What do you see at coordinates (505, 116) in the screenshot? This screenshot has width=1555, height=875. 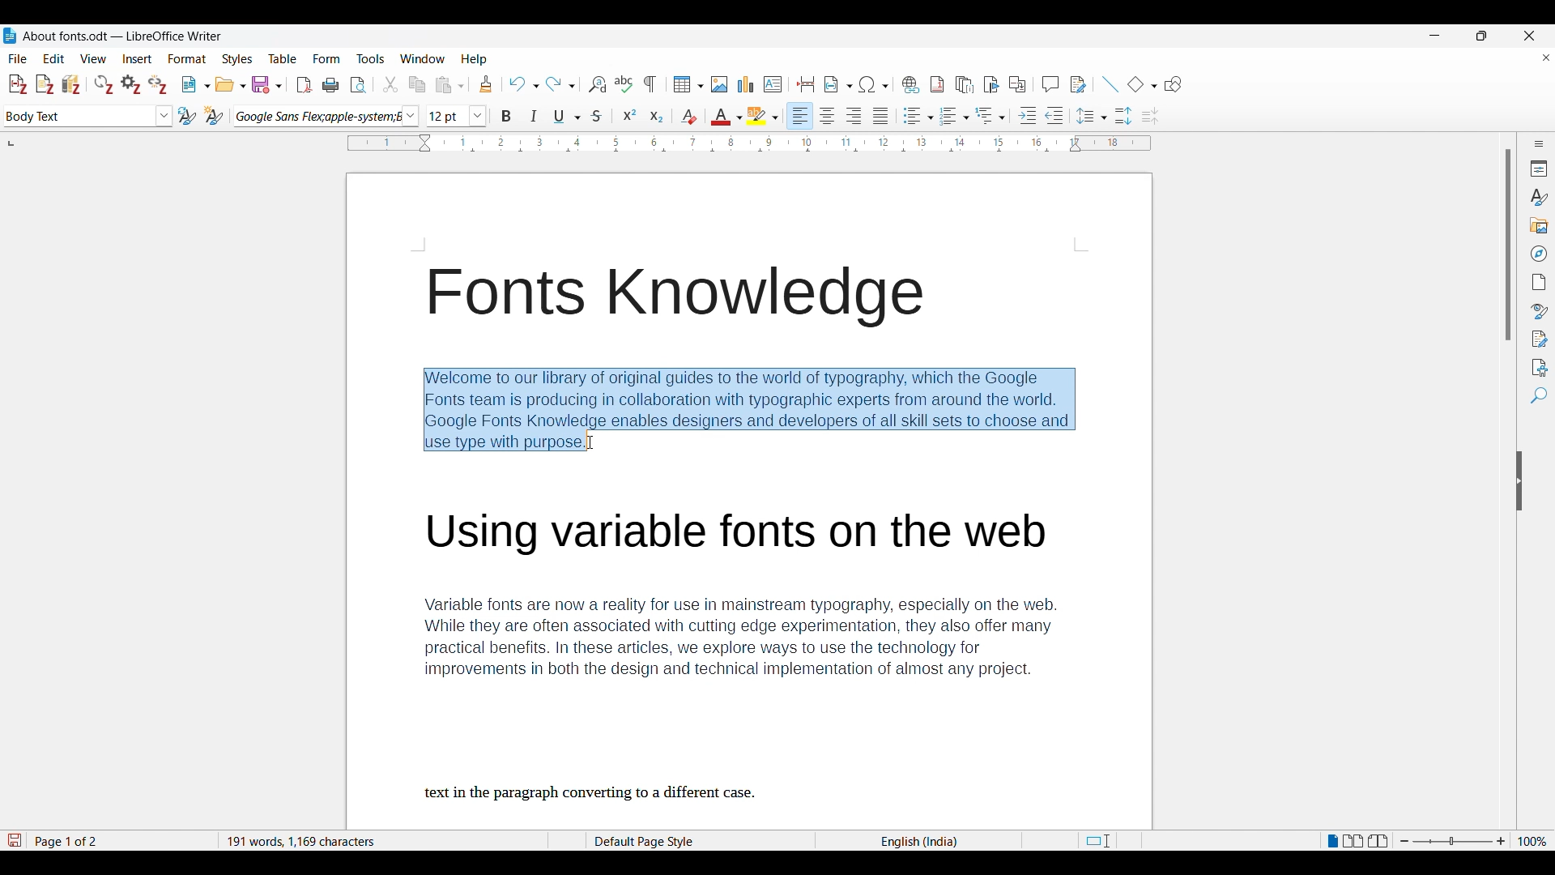 I see `Bold` at bounding box center [505, 116].